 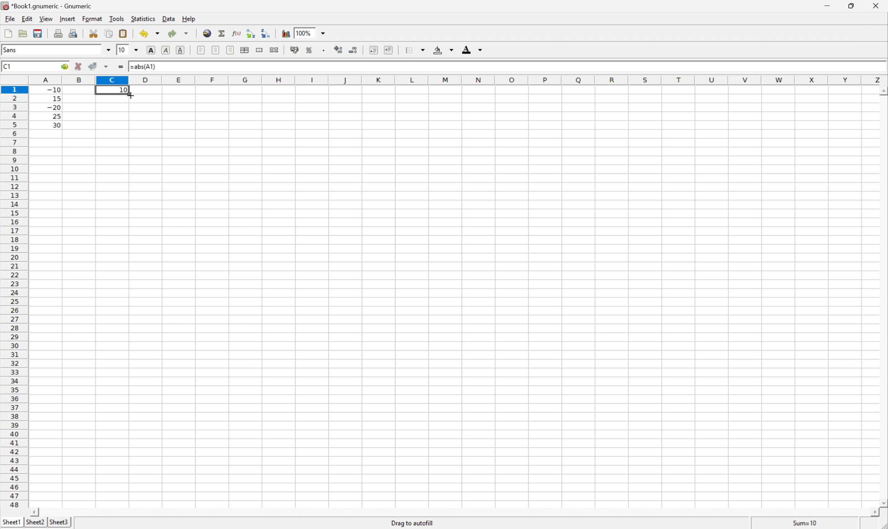 What do you see at coordinates (875, 7) in the screenshot?
I see `close` at bounding box center [875, 7].